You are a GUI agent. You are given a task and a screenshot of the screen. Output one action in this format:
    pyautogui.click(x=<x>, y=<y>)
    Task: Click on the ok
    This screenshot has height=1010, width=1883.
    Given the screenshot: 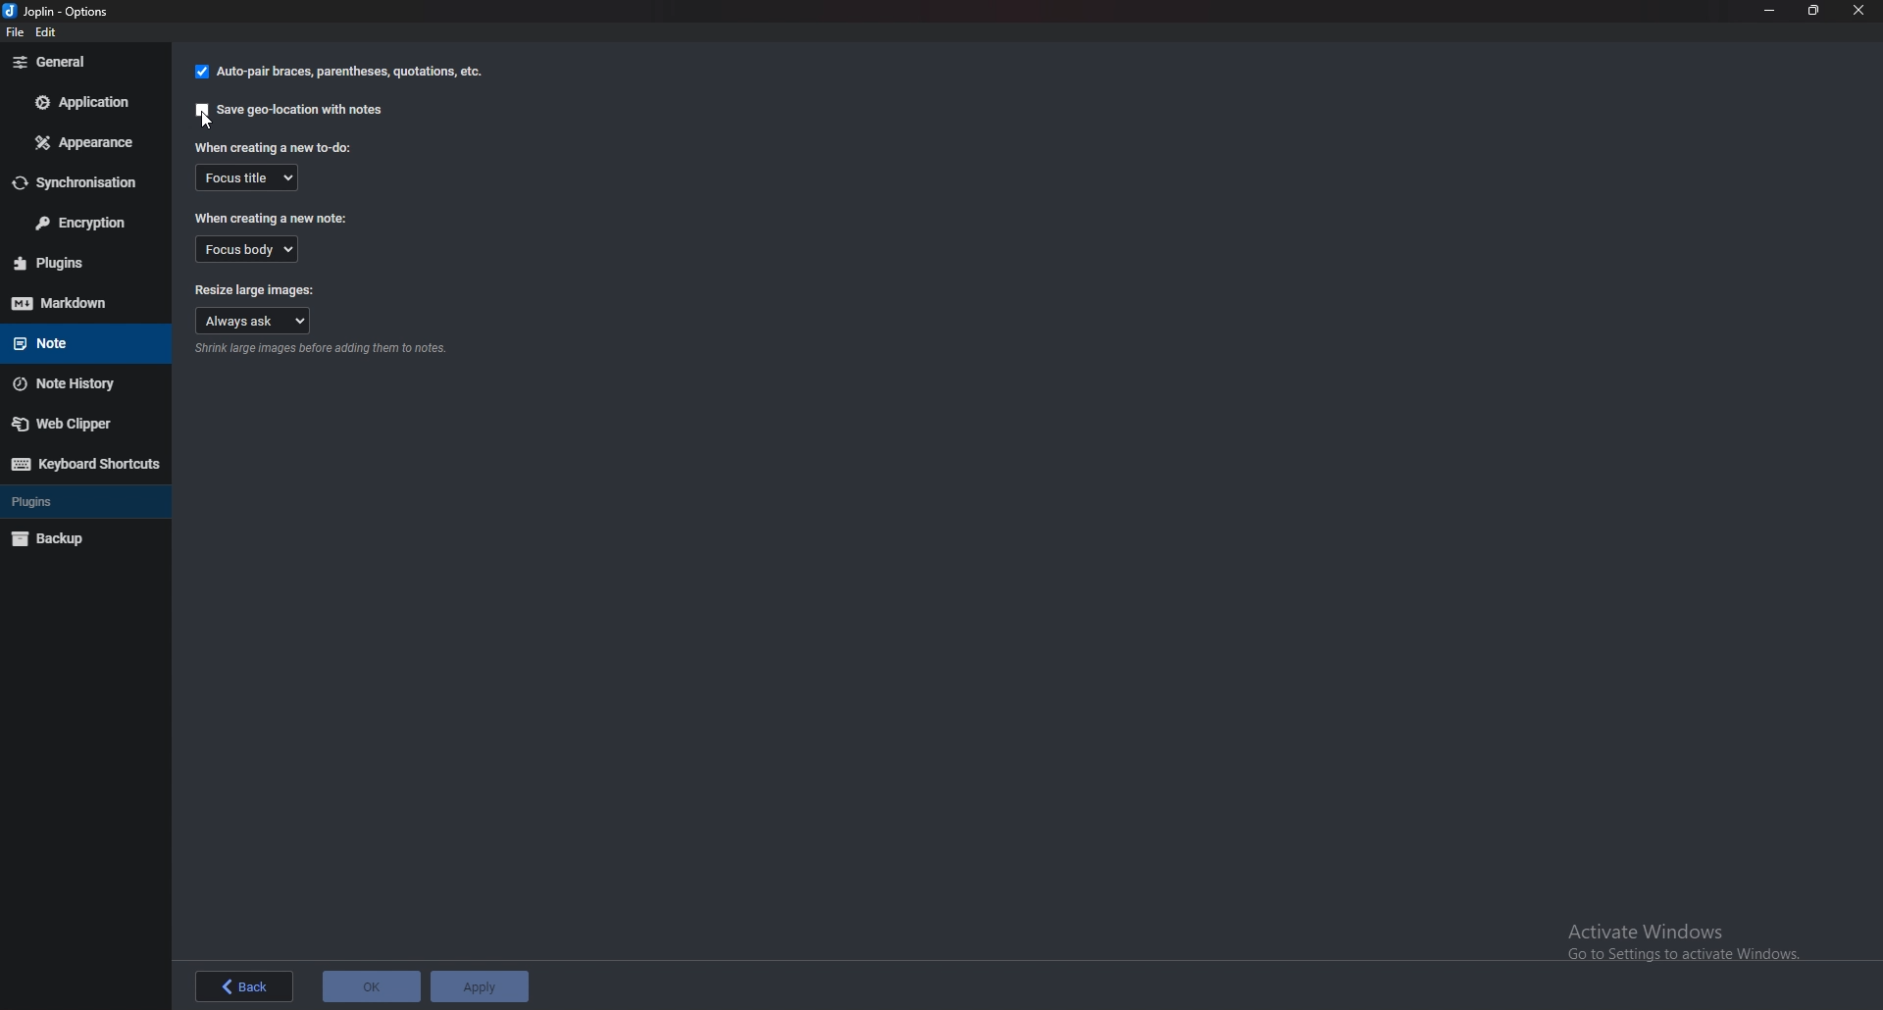 What is the action you would take?
    pyautogui.click(x=374, y=986)
    